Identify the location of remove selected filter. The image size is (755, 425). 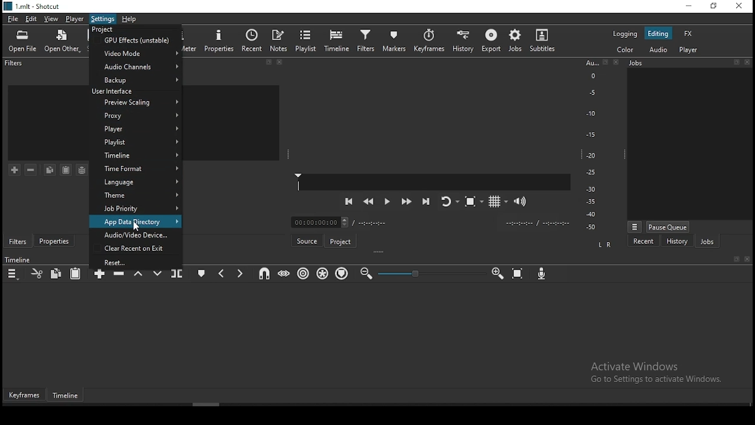
(30, 169).